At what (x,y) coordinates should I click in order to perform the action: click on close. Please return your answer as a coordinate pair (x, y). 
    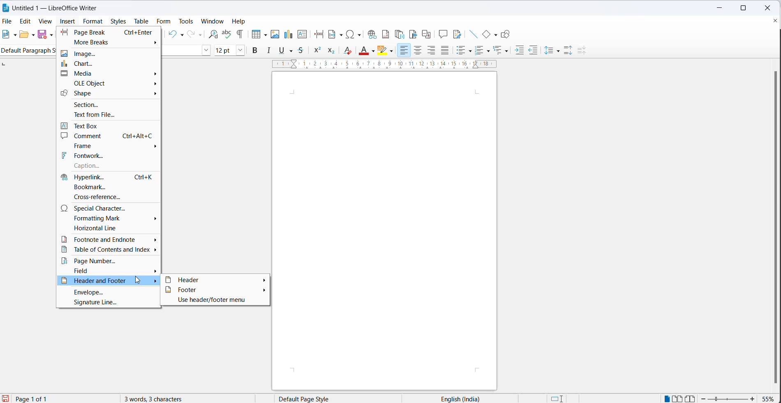
    Looking at the image, I should click on (771, 21).